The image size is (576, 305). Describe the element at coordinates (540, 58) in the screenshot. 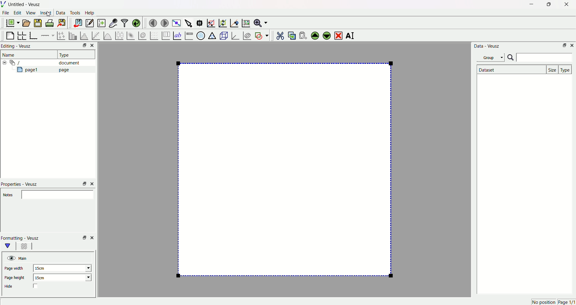

I see `Searchbar` at that location.